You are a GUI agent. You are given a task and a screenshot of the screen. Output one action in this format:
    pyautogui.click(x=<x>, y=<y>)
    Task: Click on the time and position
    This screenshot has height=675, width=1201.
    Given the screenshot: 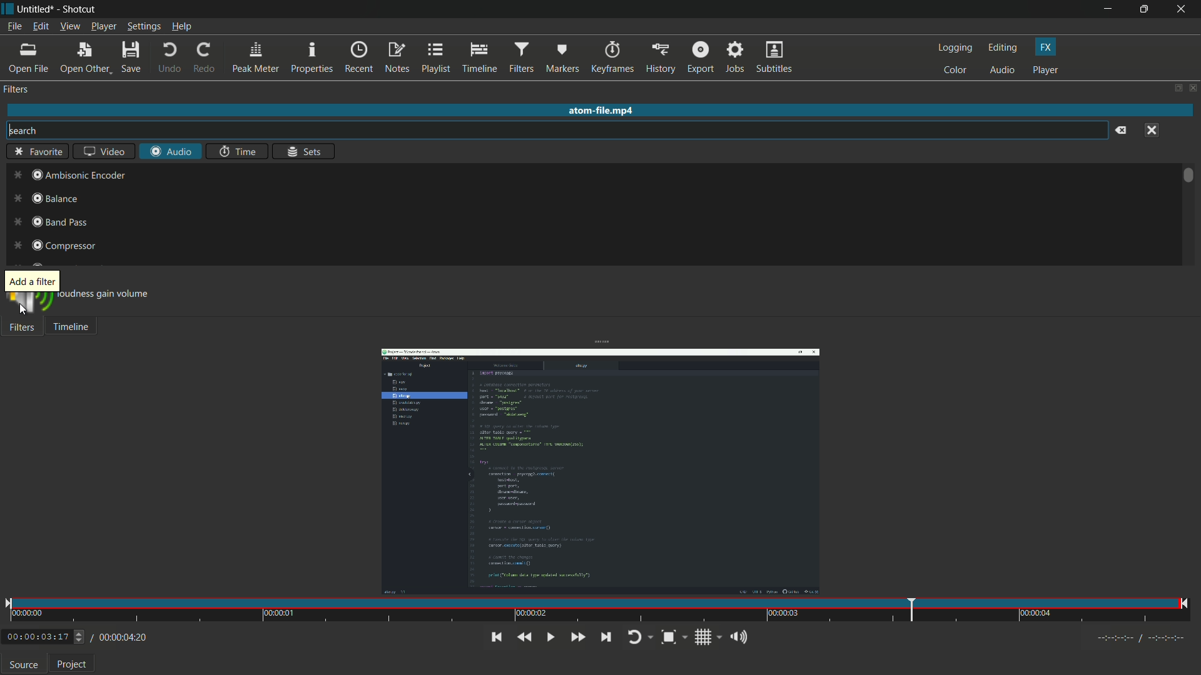 What is the action you would take?
    pyautogui.click(x=599, y=612)
    